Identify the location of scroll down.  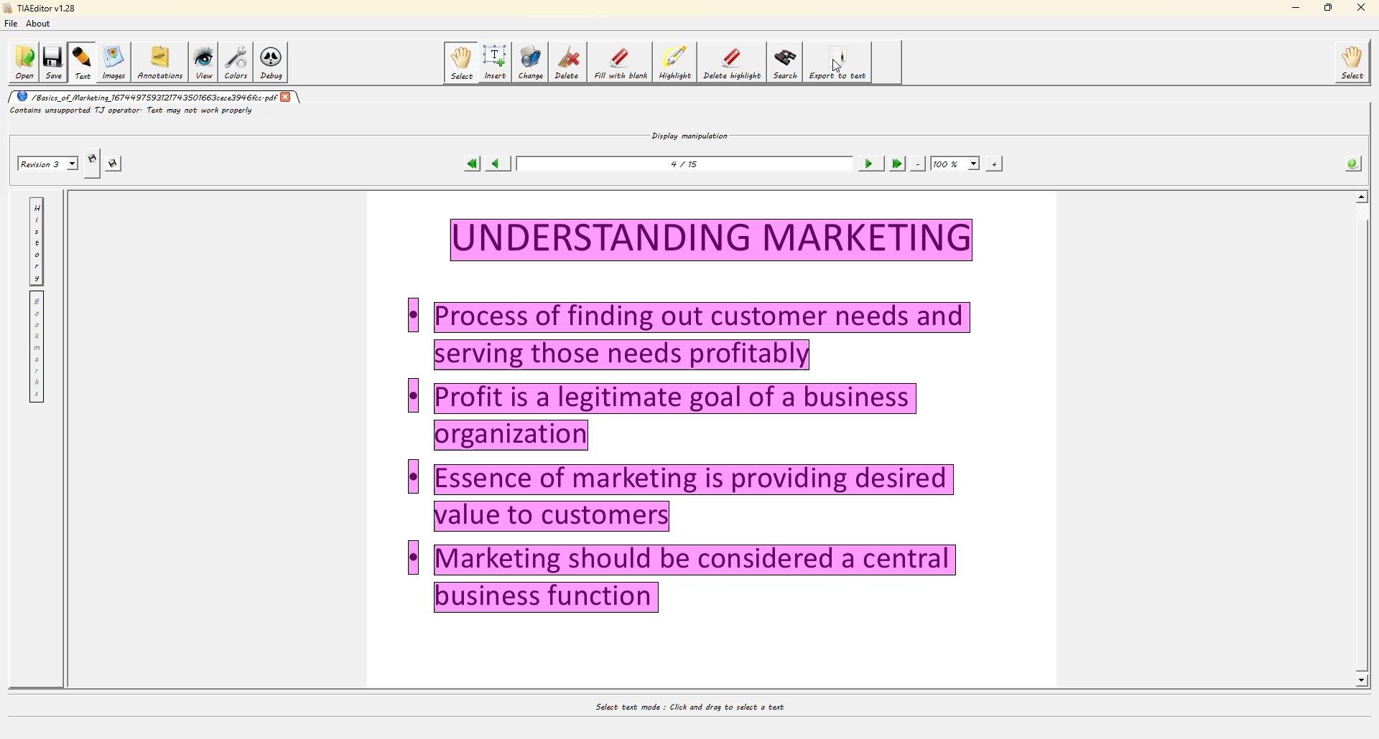
(1362, 676).